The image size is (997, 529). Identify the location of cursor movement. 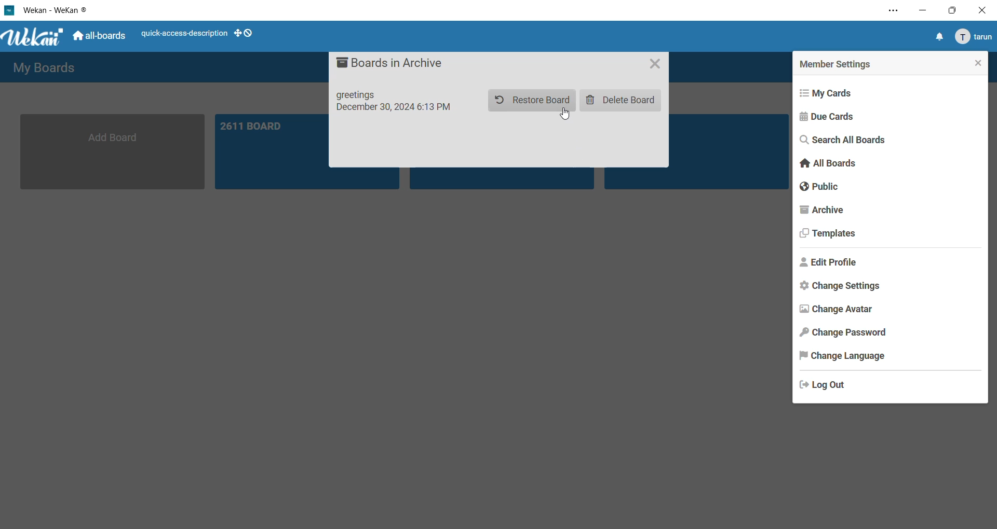
(567, 116).